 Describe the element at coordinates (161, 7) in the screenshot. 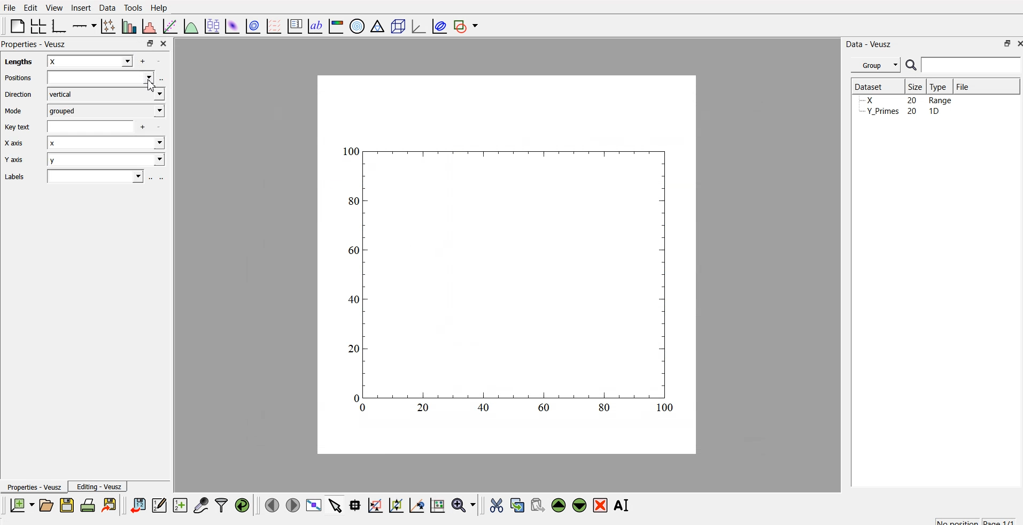

I see `Help` at that location.